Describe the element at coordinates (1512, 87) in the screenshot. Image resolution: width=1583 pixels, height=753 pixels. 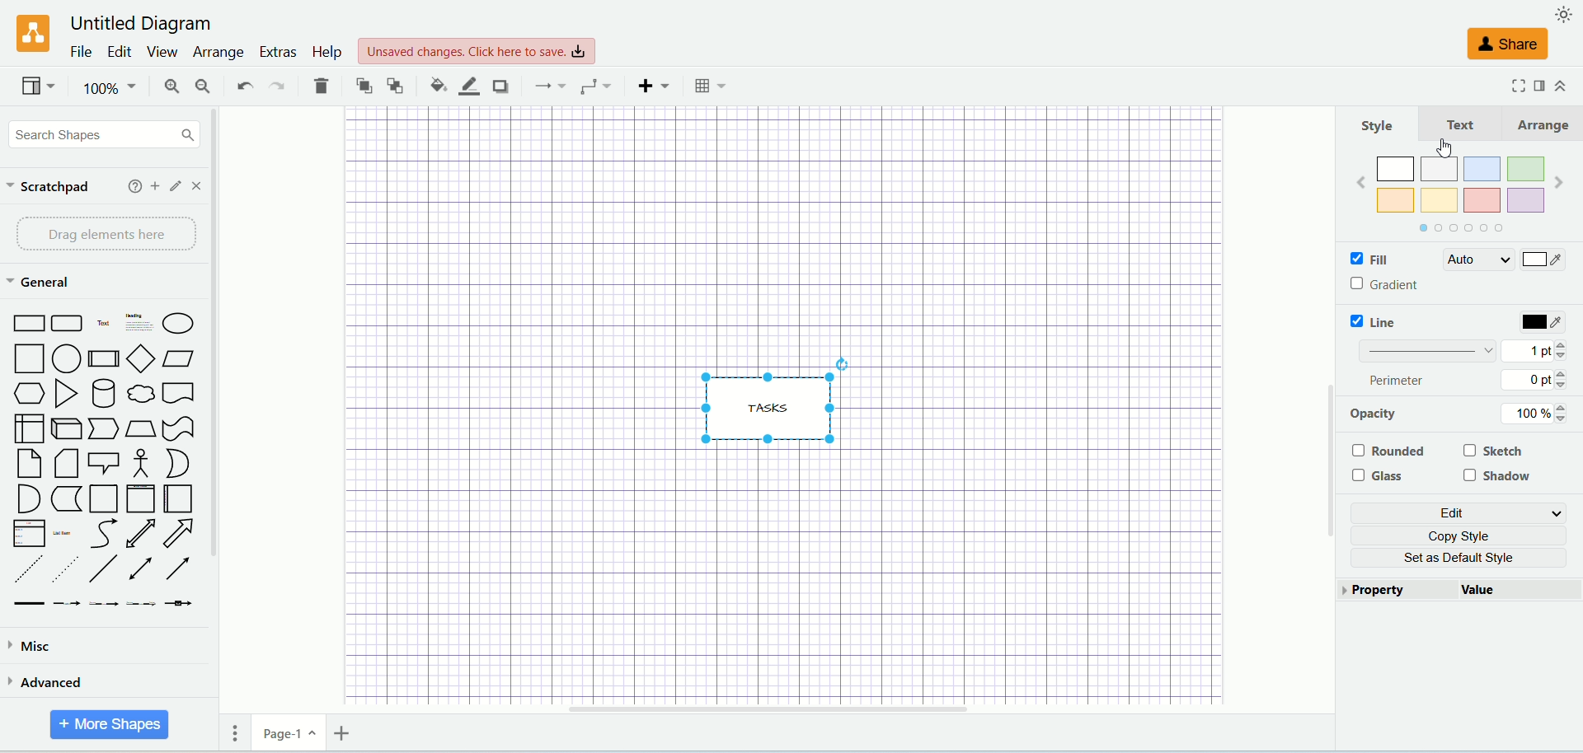
I see `full screen` at that location.